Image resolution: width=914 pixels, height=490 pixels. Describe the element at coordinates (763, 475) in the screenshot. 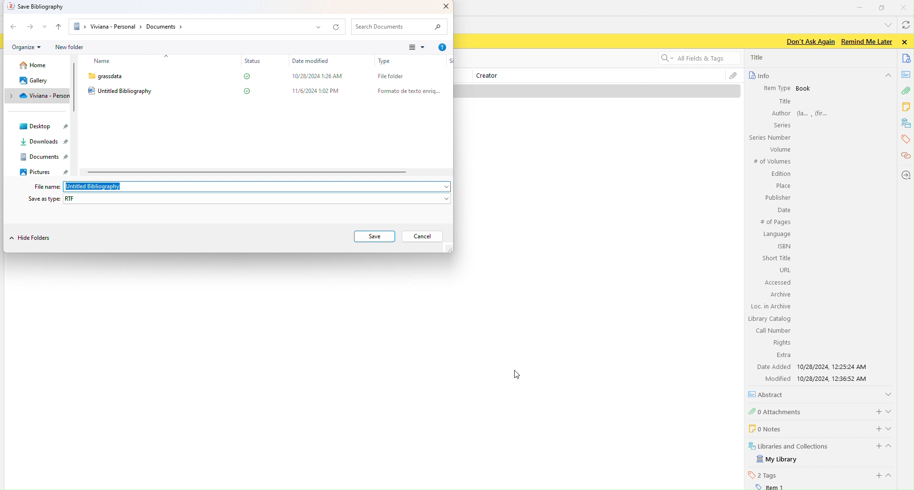

I see `2 Tags` at that location.